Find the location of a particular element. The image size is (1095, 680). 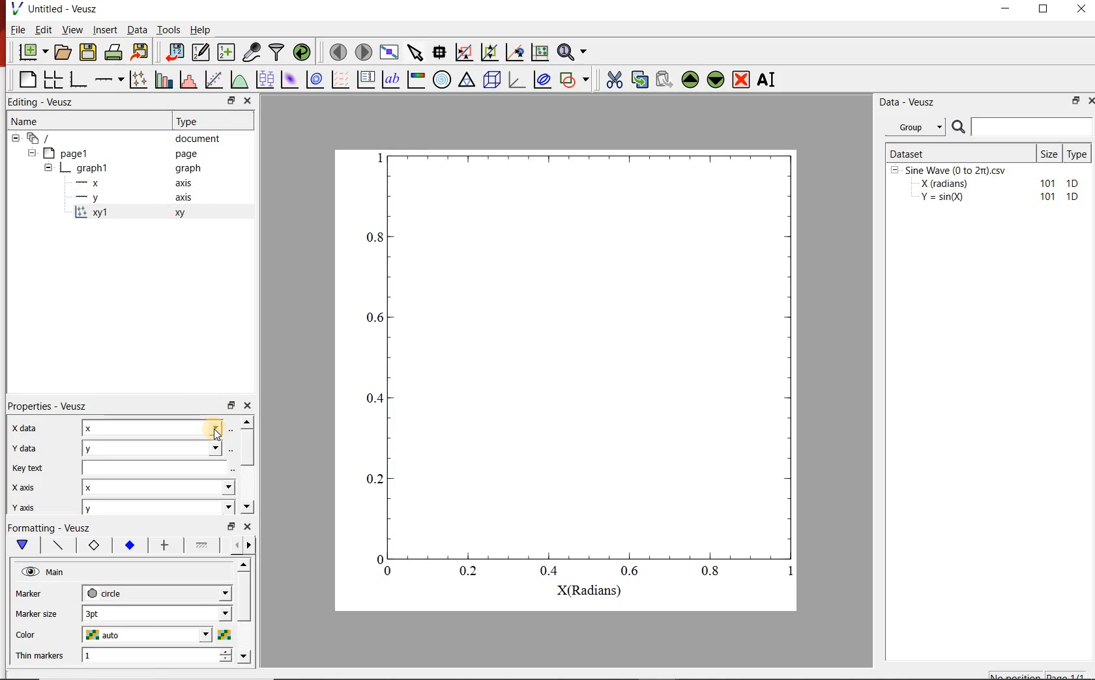

plot bar charts is located at coordinates (166, 78).